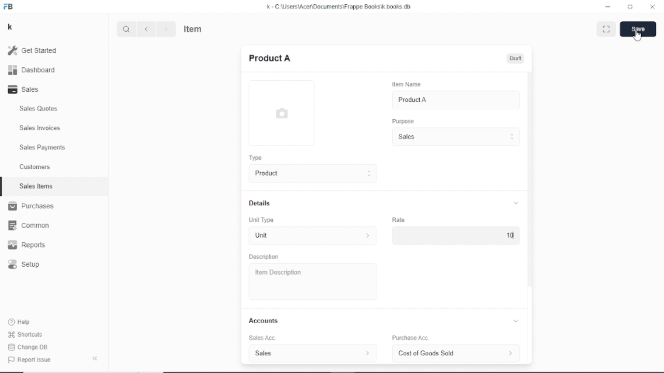 The width and height of the screenshot is (664, 373). What do you see at coordinates (30, 348) in the screenshot?
I see `Change DB` at bounding box center [30, 348].